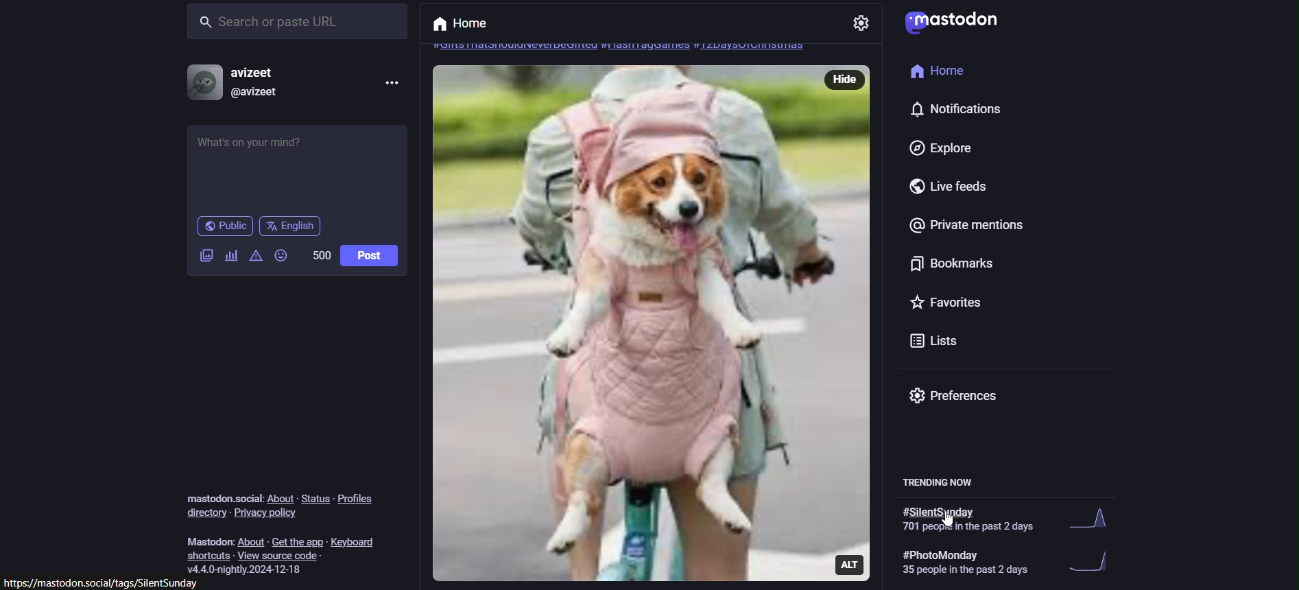 The height and width of the screenshot is (590, 1299). I want to click on add poll, so click(232, 255).